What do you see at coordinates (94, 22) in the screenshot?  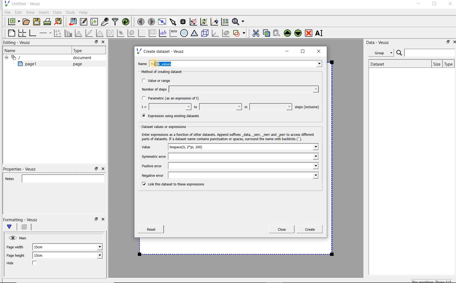 I see `create new datasets using ranges, parametrically or as functions of existing datasets` at bounding box center [94, 22].